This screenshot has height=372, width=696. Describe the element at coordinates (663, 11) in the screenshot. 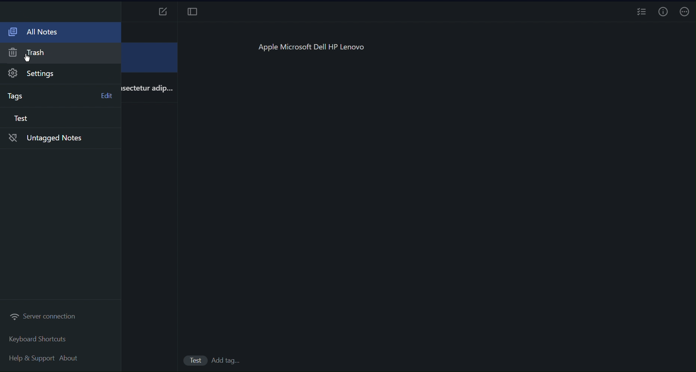

I see `Info` at that location.